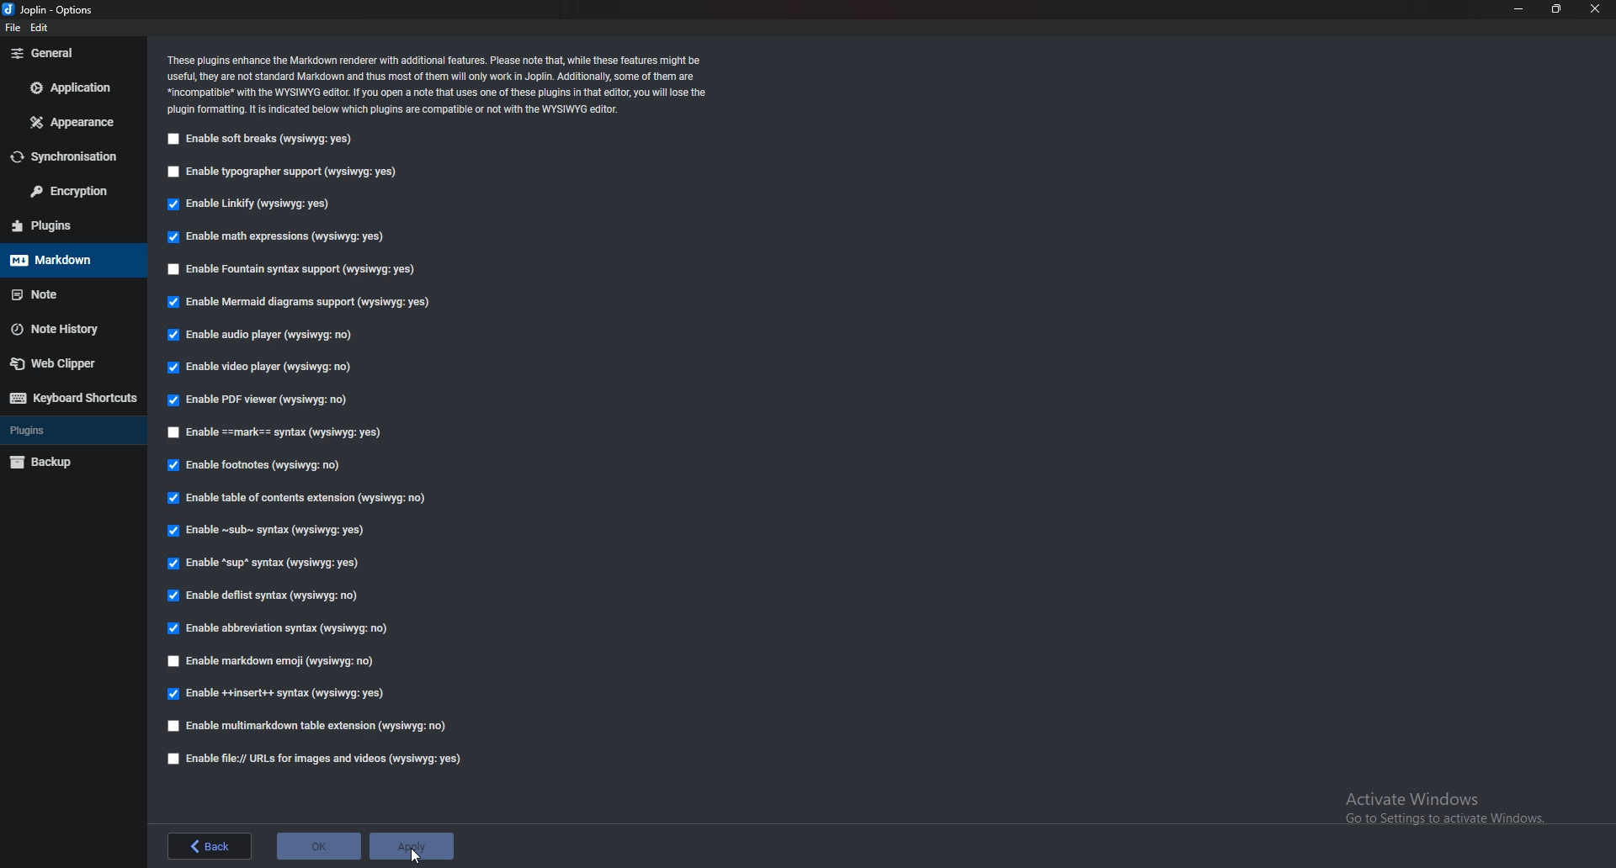 The image size is (1616, 868). I want to click on web clipper, so click(71, 363).